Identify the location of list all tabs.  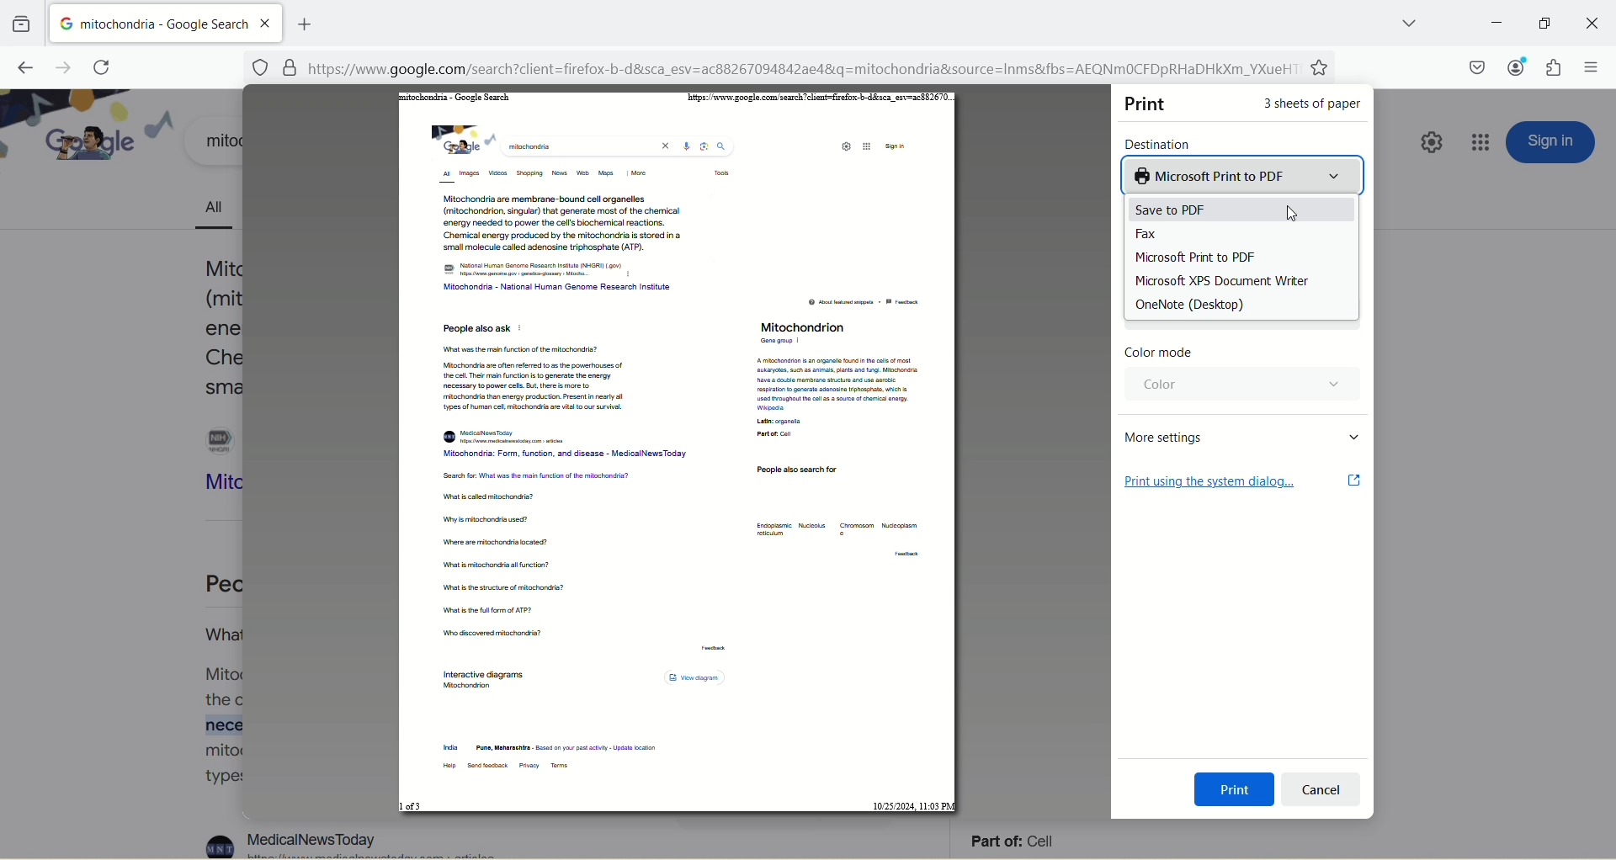
(1396, 22).